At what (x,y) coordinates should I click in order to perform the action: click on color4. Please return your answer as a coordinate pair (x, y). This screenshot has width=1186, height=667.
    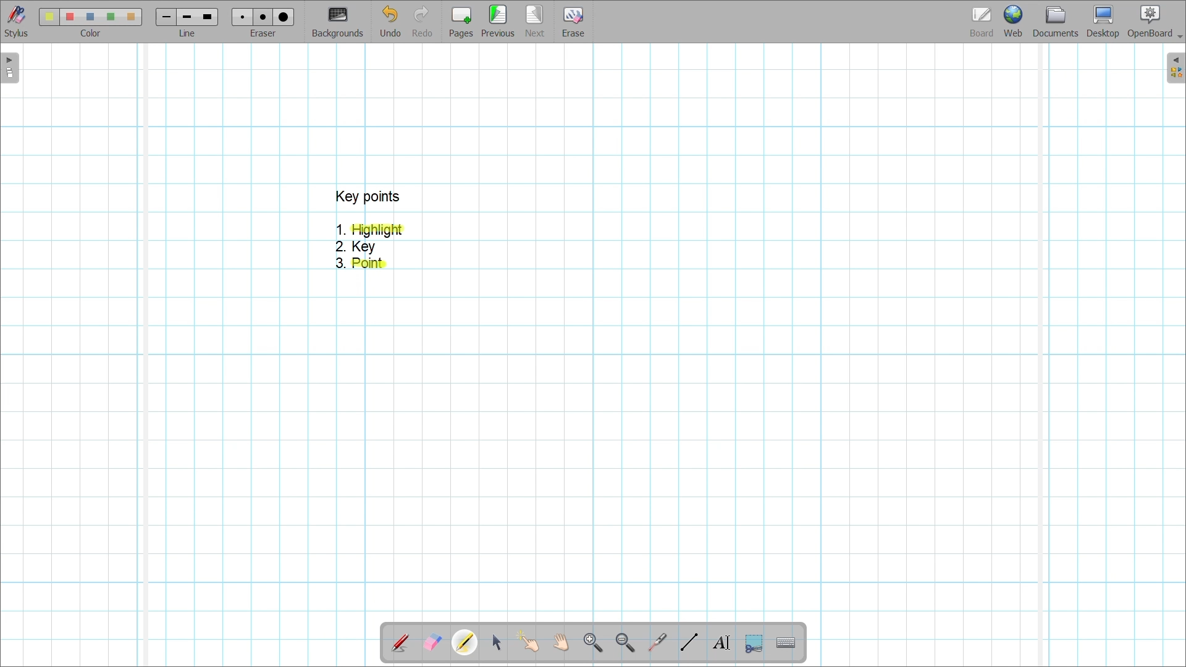
    Looking at the image, I should click on (110, 16).